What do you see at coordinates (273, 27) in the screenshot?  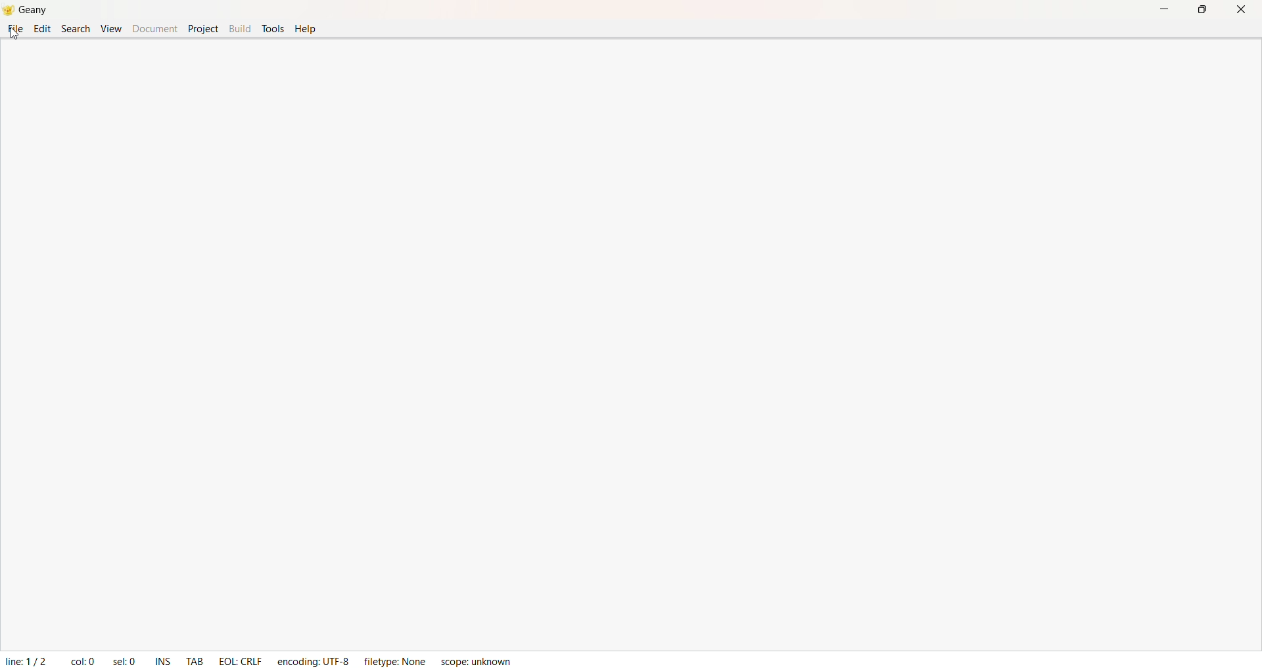 I see `Tools` at bounding box center [273, 27].